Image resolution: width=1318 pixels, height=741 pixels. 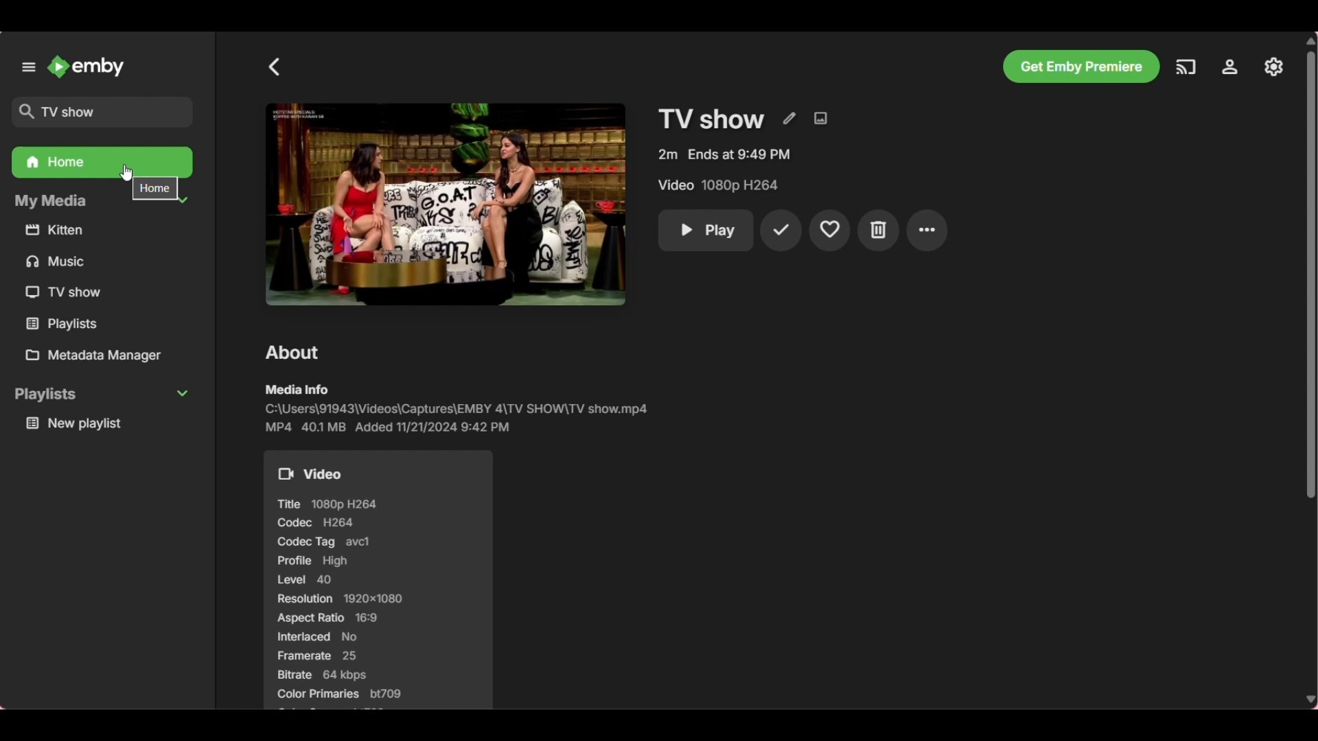 I want to click on Play on another device, so click(x=1185, y=67).